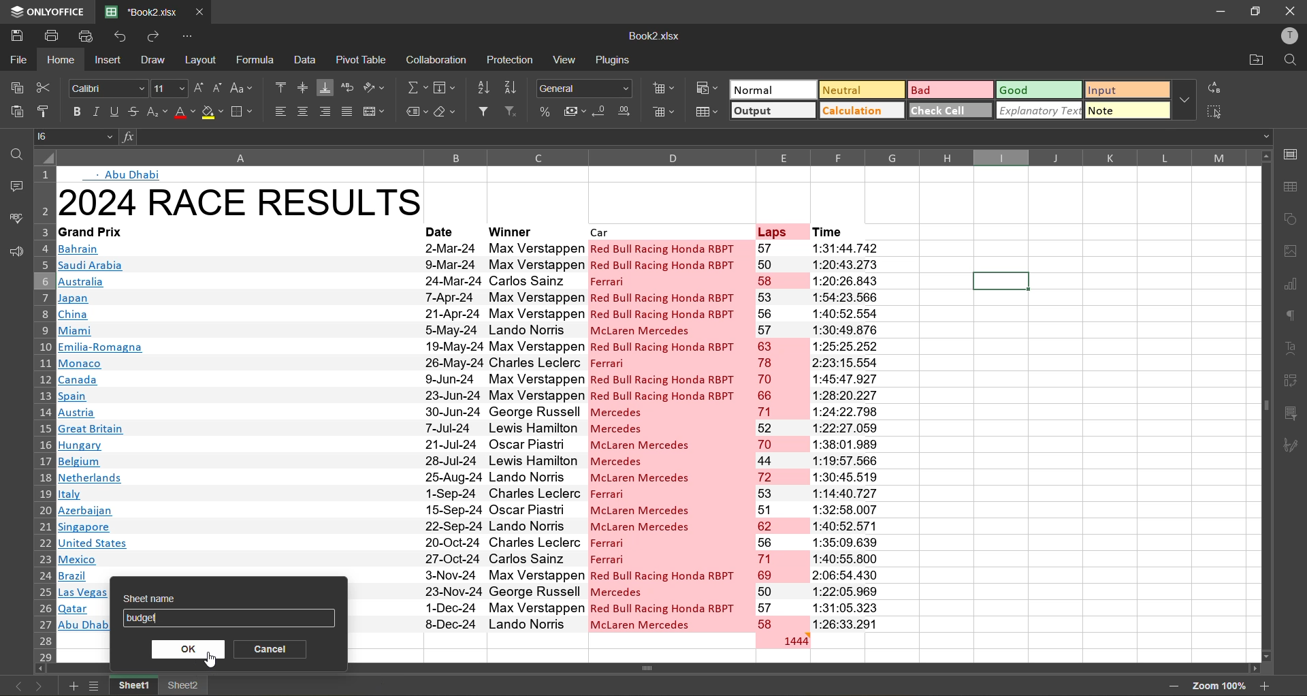 The height and width of the screenshot is (696, 1307). Describe the element at coordinates (212, 113) in the screenshot. I see `fill color` at that location.